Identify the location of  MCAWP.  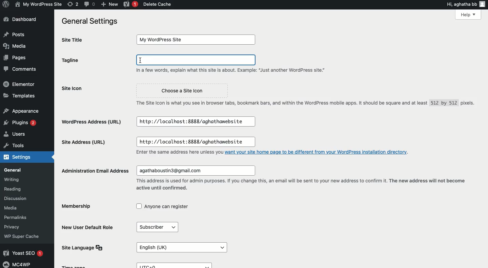
(19, 264).